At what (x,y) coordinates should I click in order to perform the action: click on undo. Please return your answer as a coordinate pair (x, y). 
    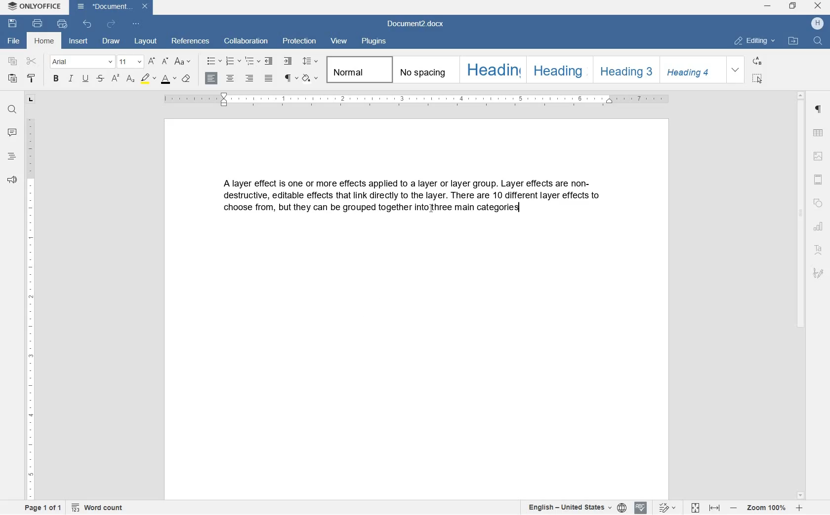
    Looking at the image, I should click on (88, 25).